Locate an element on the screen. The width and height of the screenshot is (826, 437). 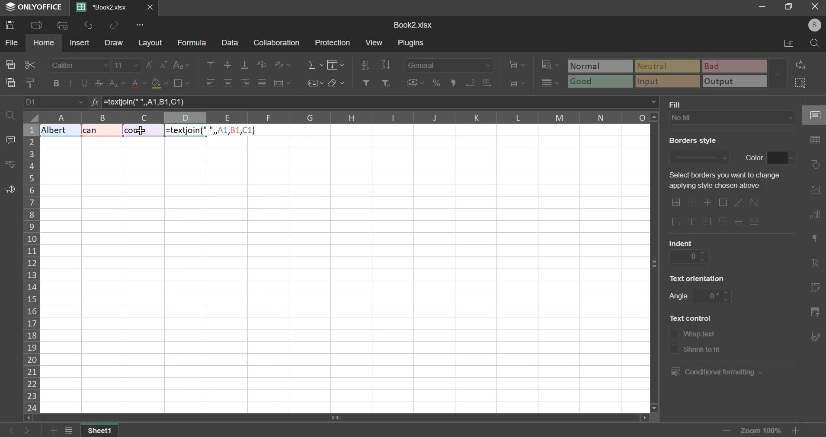
search is located at coordinates (816, 43).